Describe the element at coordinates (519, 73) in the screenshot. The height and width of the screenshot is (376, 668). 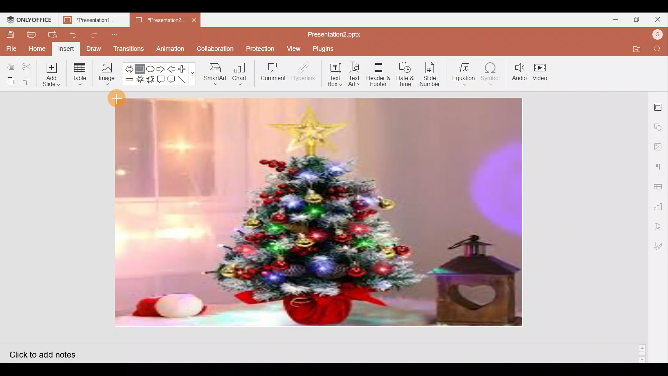
I see `Audio` at that location.